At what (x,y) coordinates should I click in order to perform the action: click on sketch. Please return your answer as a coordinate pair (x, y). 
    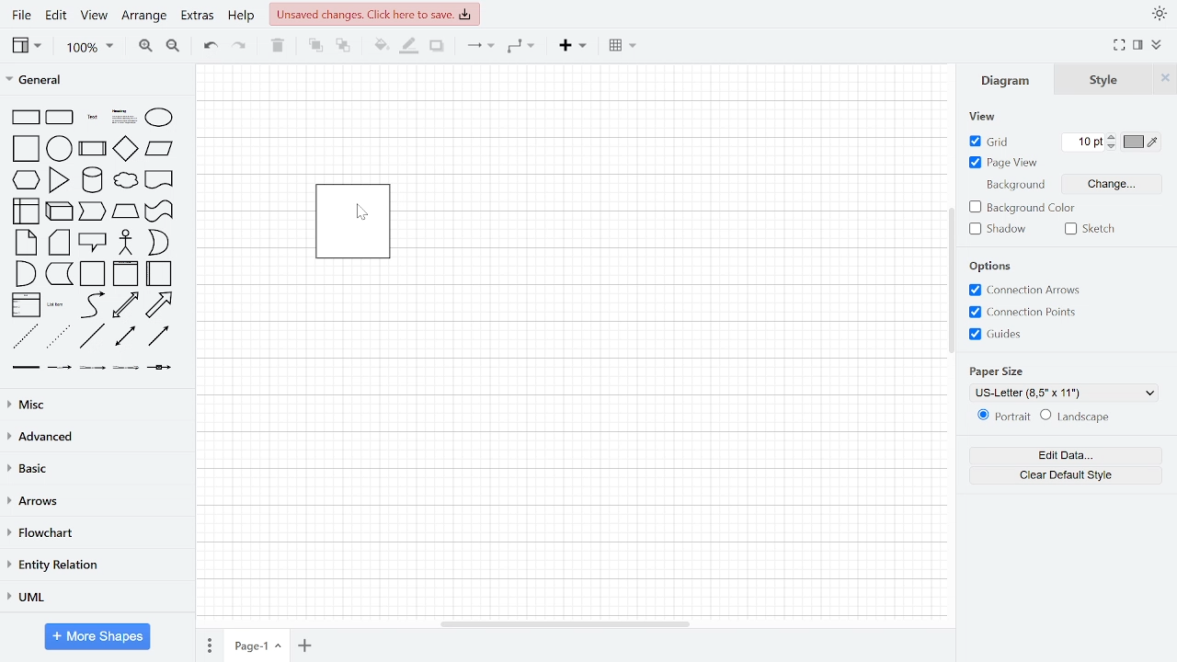
    Looking at the image, I should click on (1098, 229).